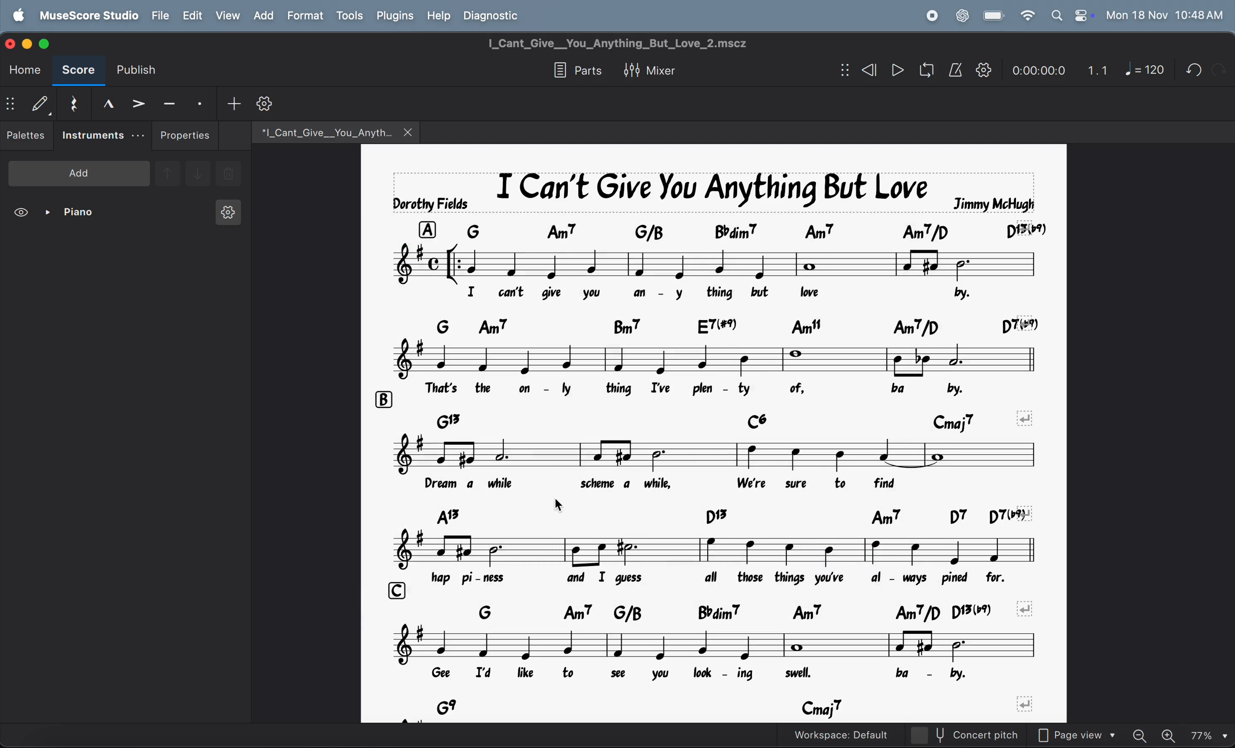  I want to click on file name, so click(320, 131).